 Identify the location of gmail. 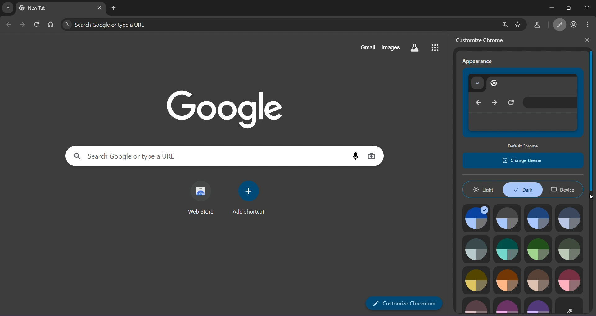
(365, 47).